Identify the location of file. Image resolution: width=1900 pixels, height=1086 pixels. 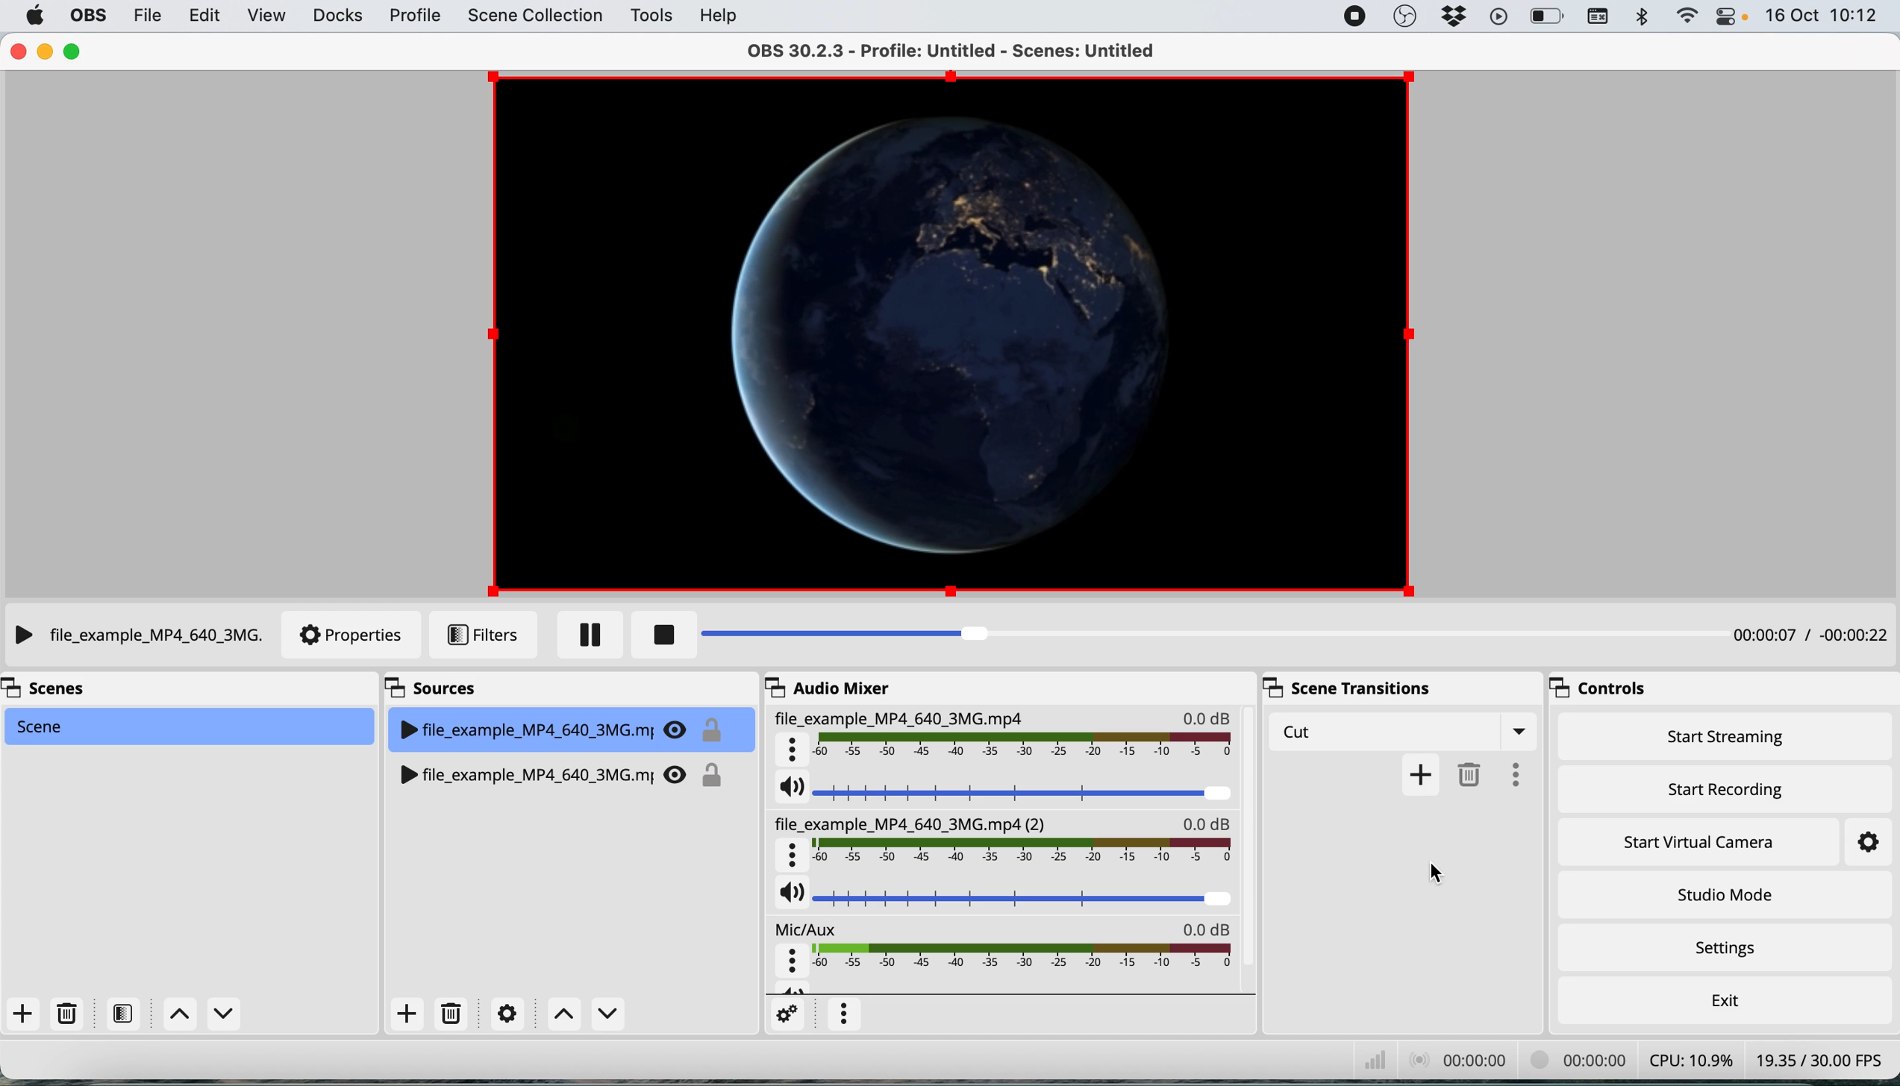
(152, 15).